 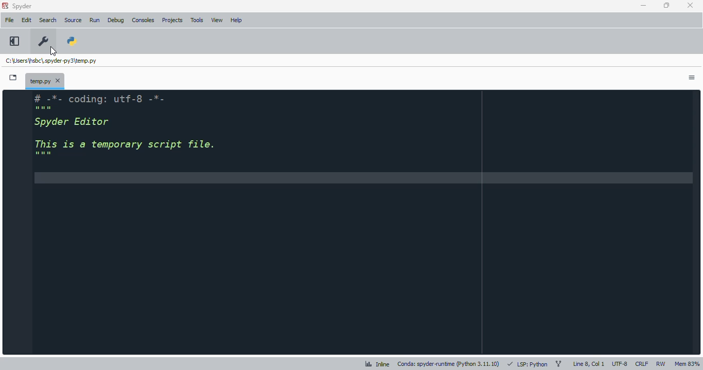 What do you see at coordinates (236, 21) in the screenshot?
I see `help` at bounding box center [236, 21].